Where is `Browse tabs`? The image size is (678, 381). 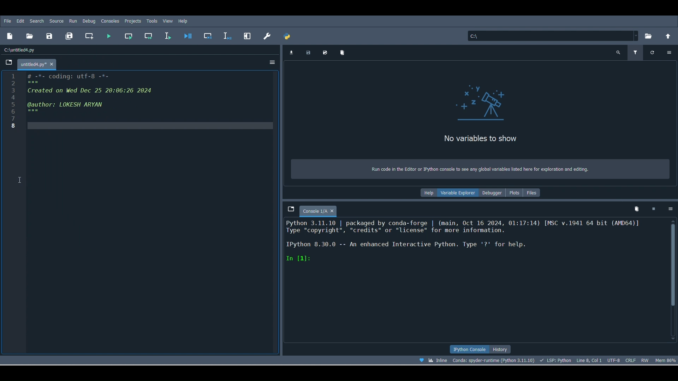
Browse tabs is located at coordinates (8, 63).